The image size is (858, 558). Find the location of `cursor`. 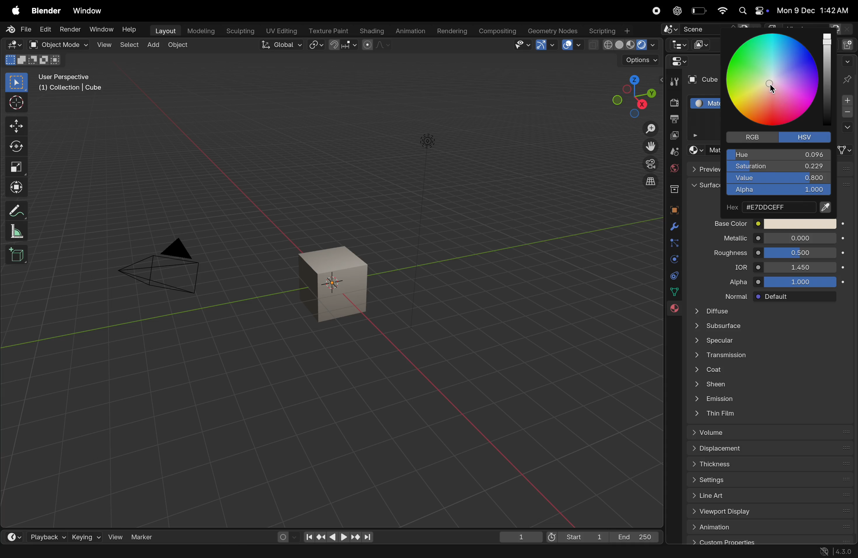

cursor is located at coordinates (773, 89).